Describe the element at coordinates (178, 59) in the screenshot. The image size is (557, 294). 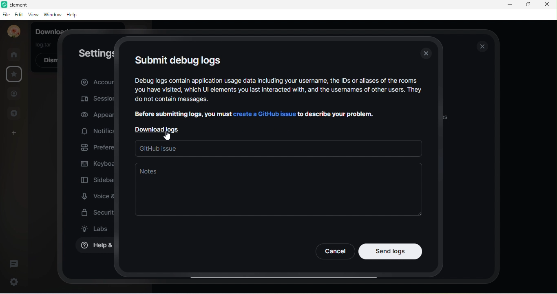
I see `submit debug logs` at that location.